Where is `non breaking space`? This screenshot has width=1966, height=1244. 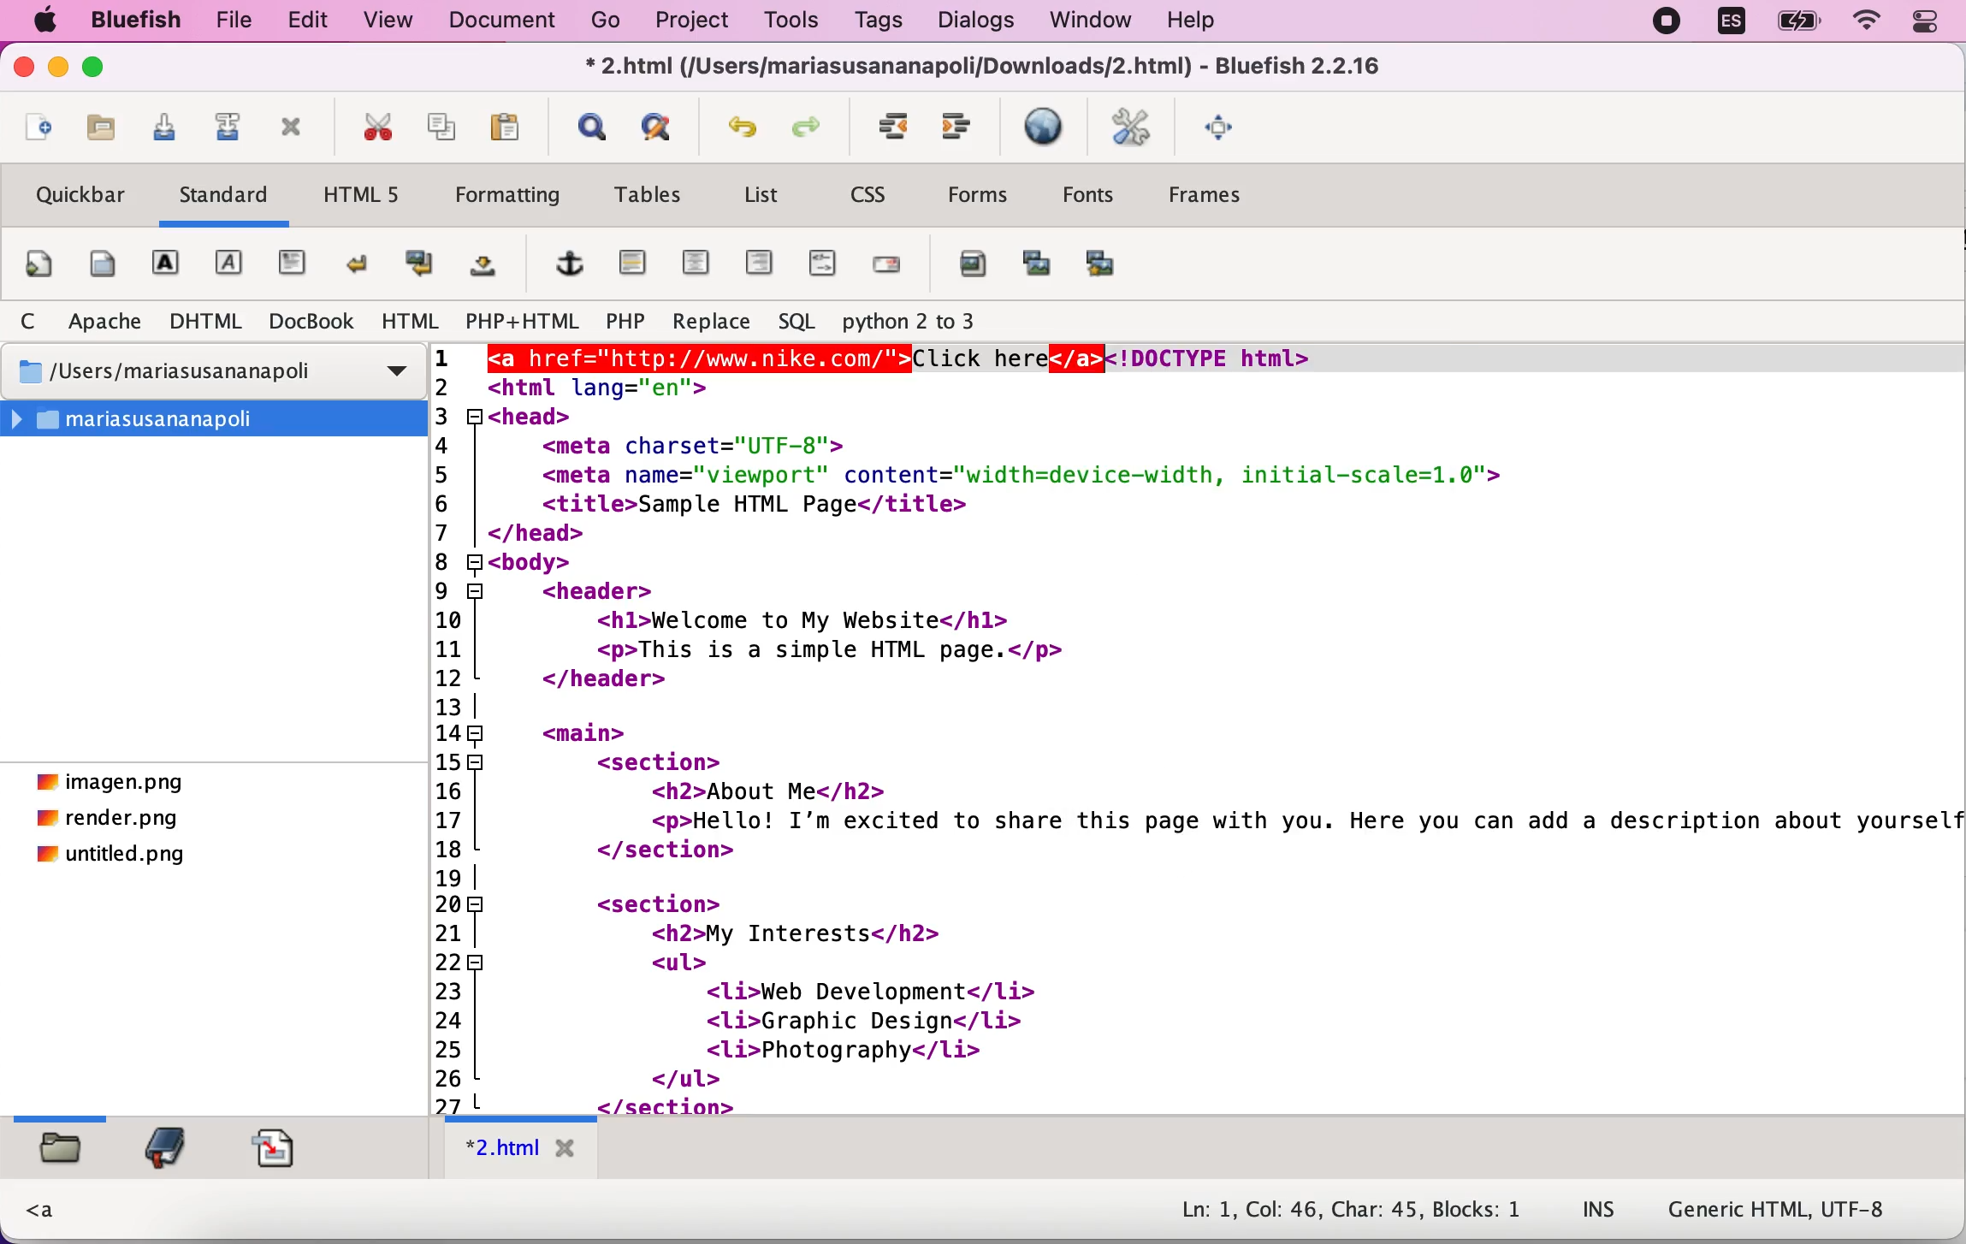 non breaking space is located at coordinates (482, 271).